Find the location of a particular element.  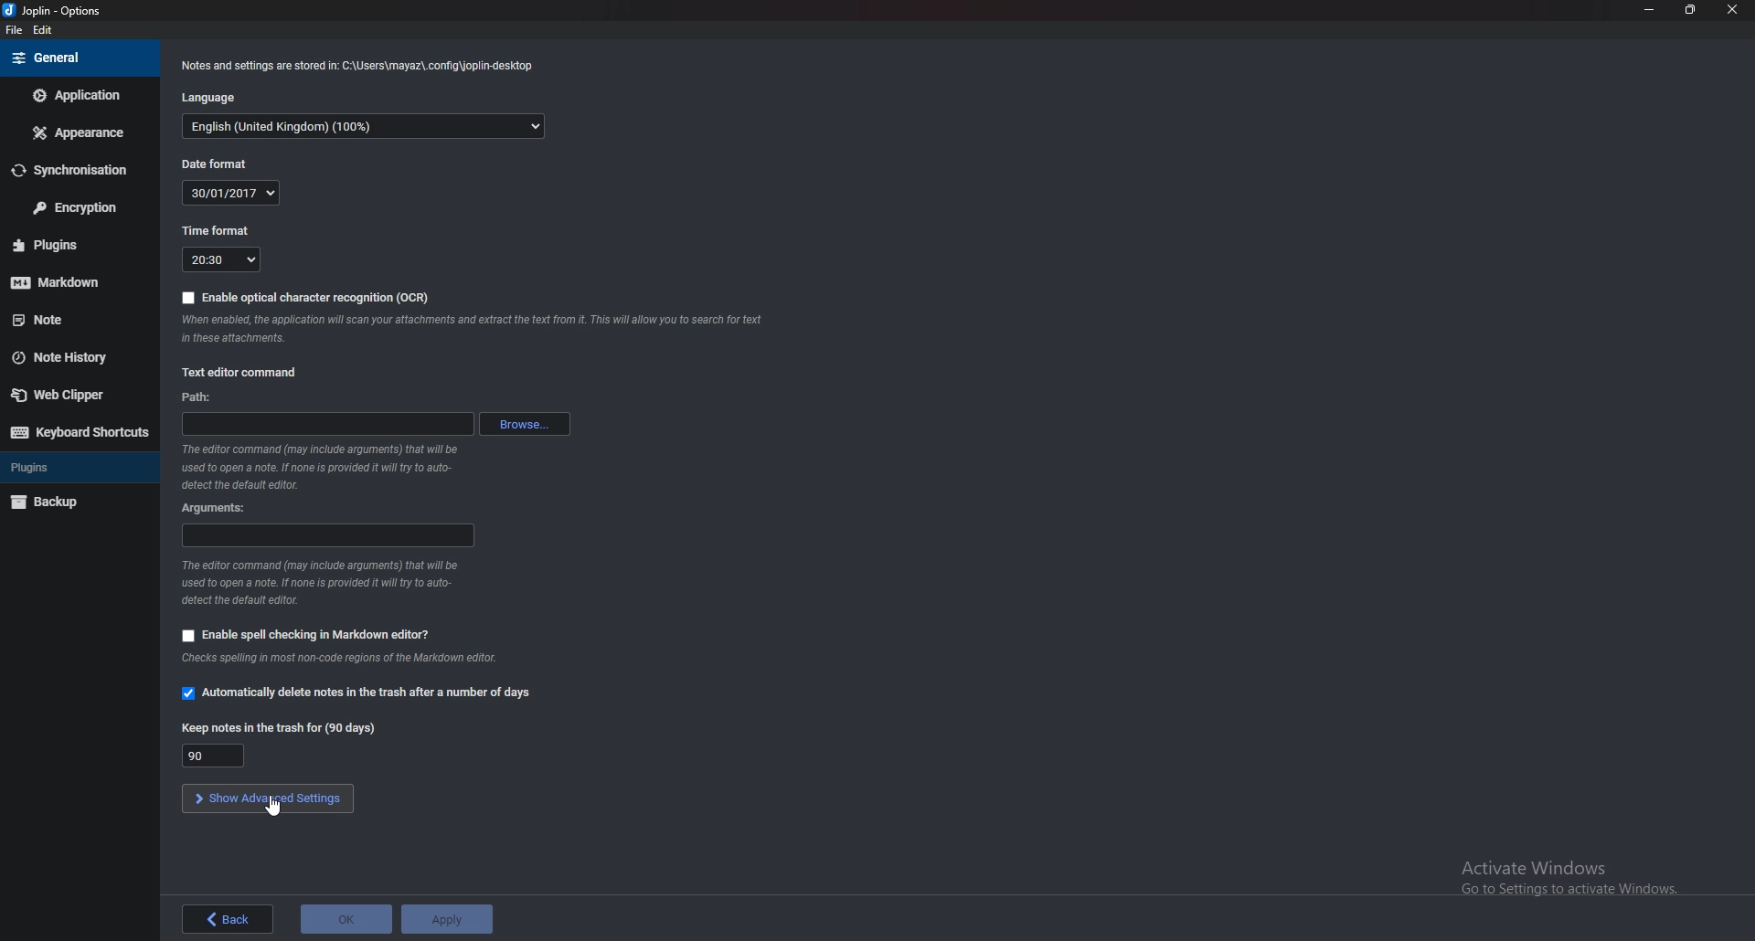

Enable O C R is located at coordinates (304, 298).